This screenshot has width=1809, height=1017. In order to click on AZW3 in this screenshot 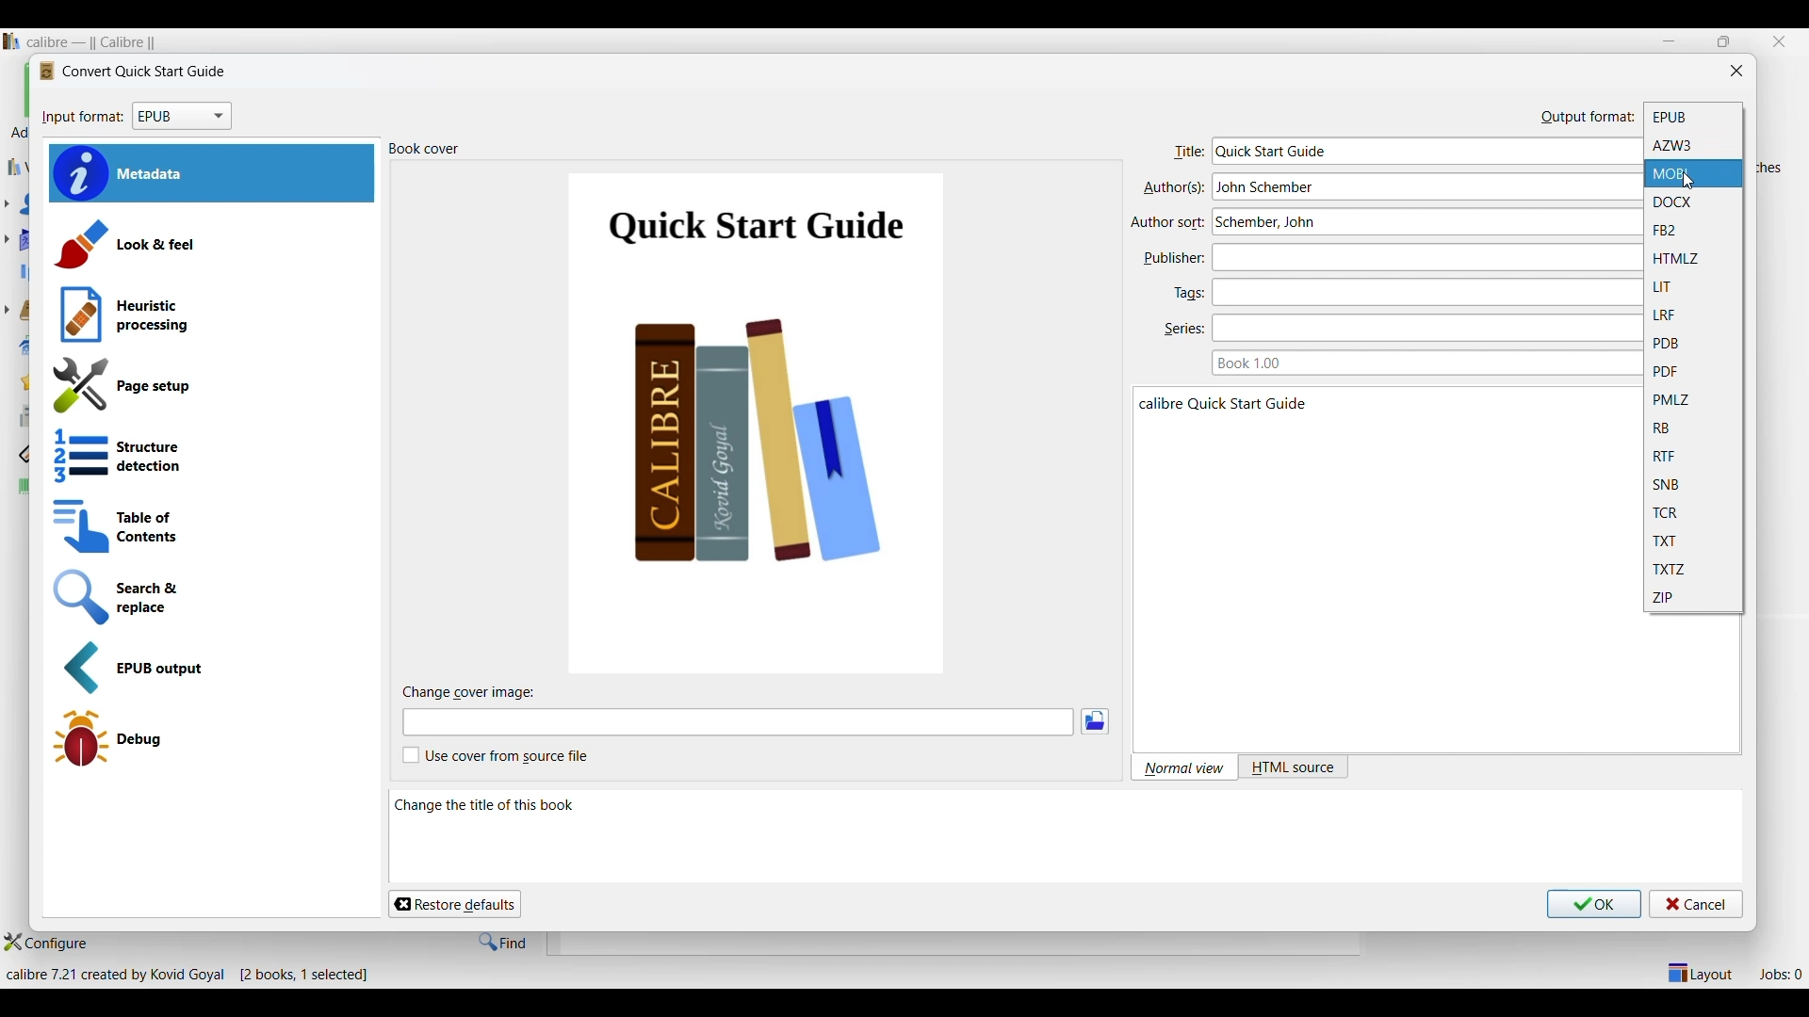, I will do `click(1694, 146)`.